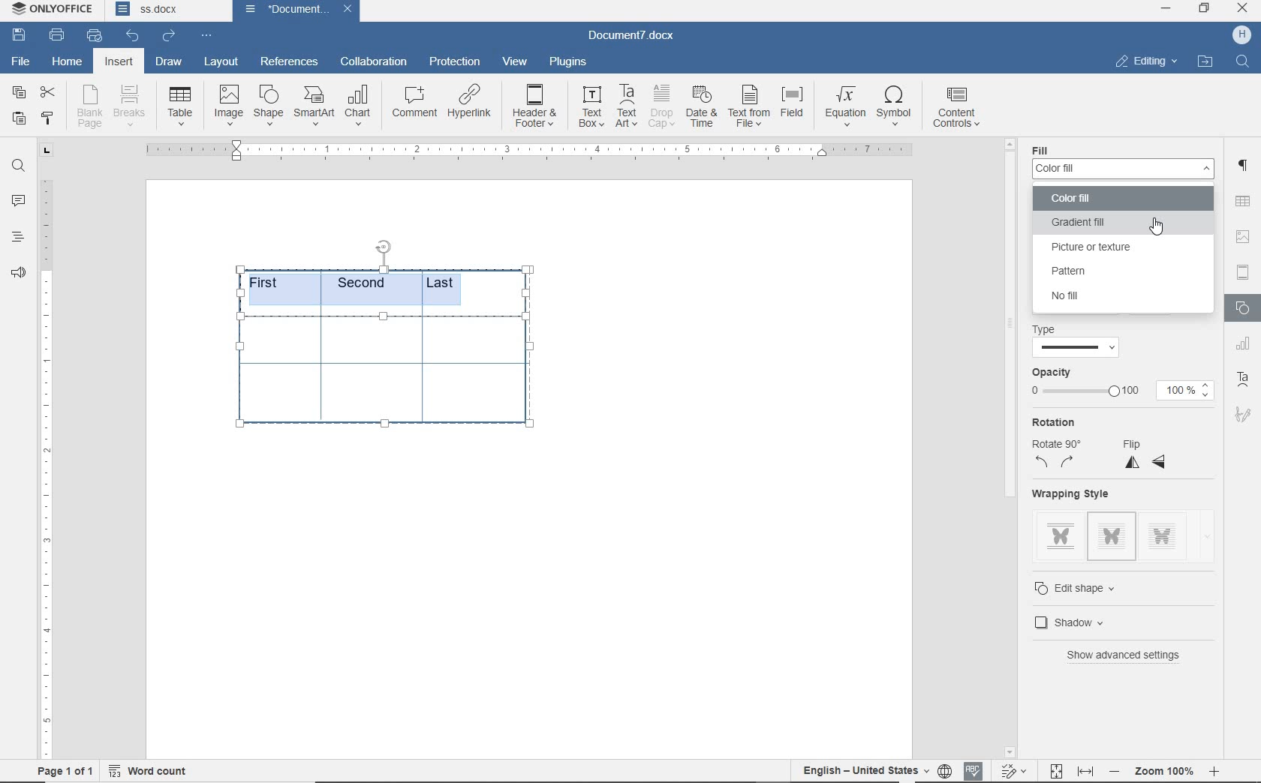  I want to click on HEADER & FOOTER, so click(1242, 273).